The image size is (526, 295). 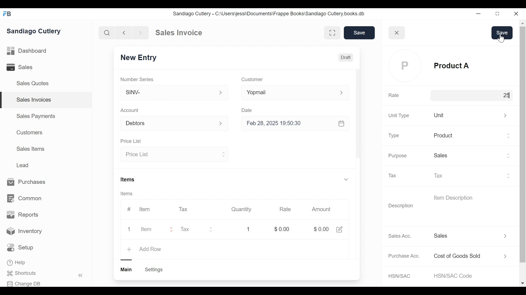 I want to click on Unit Type, so click(x=399, y=116).